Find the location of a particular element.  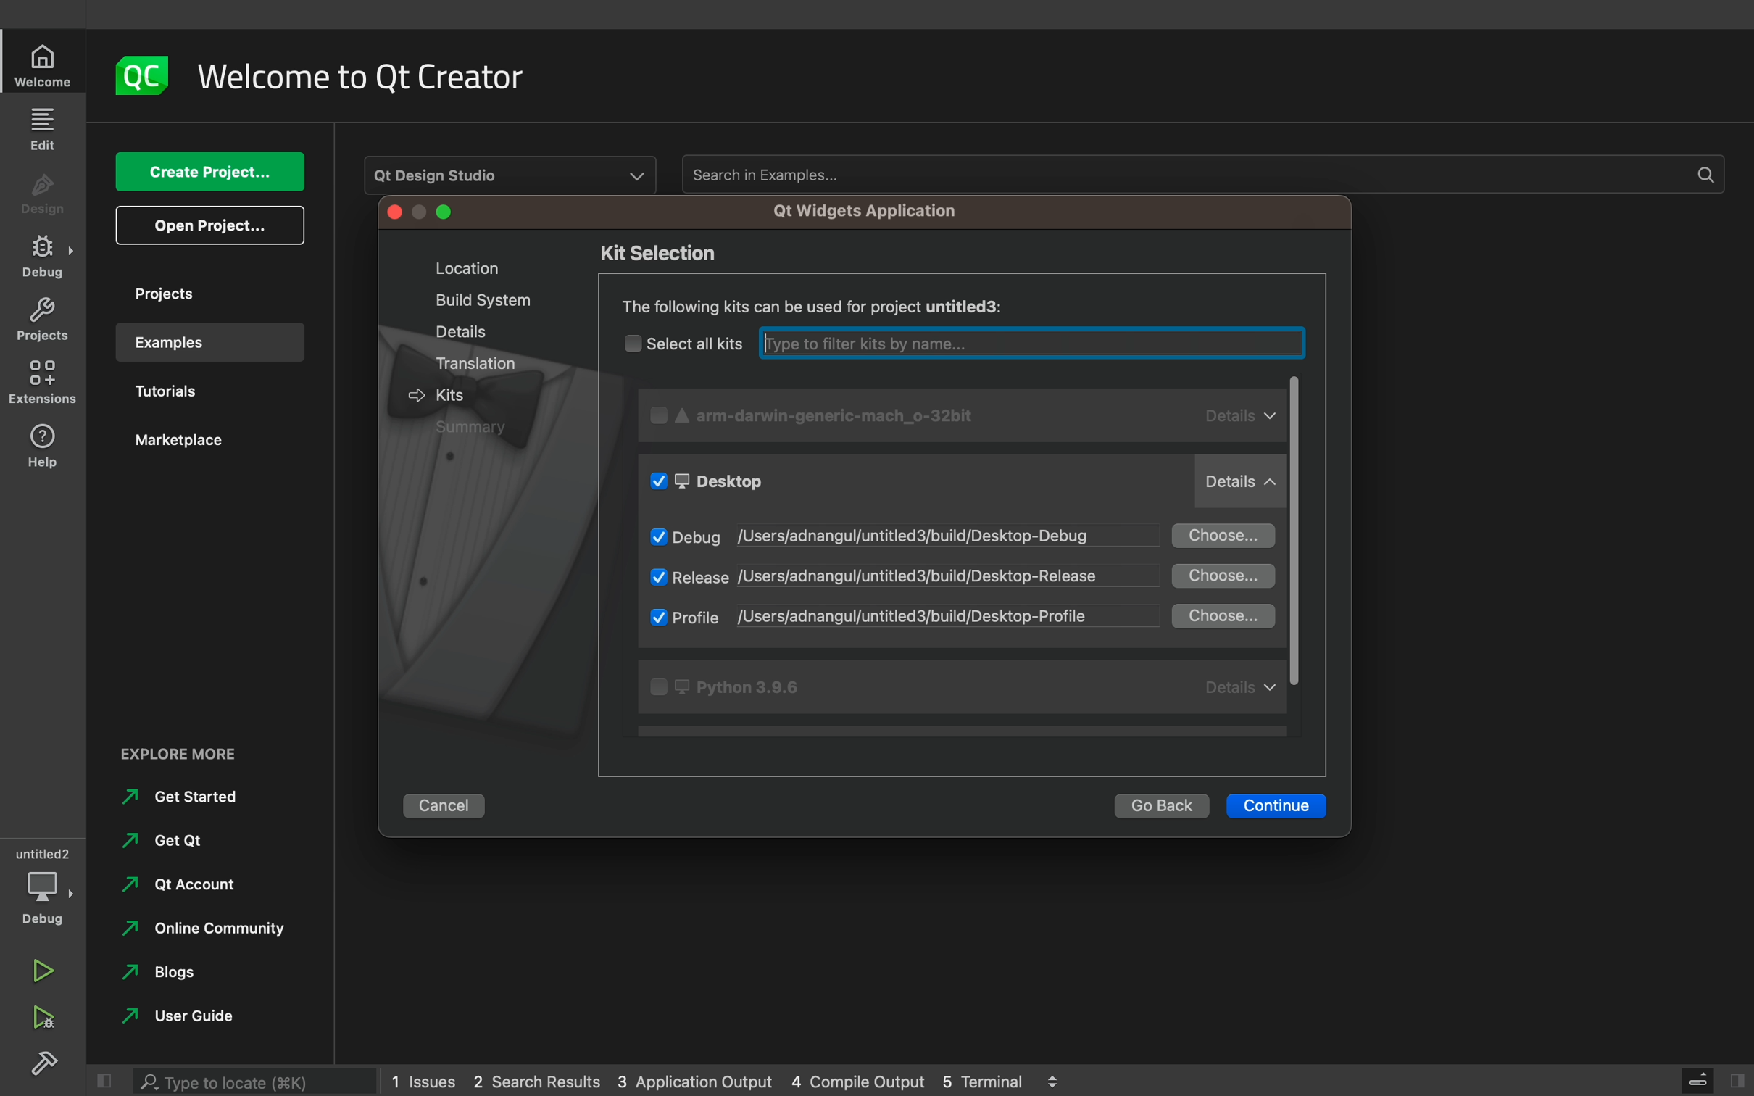

run is located at coordinates (43, 965).